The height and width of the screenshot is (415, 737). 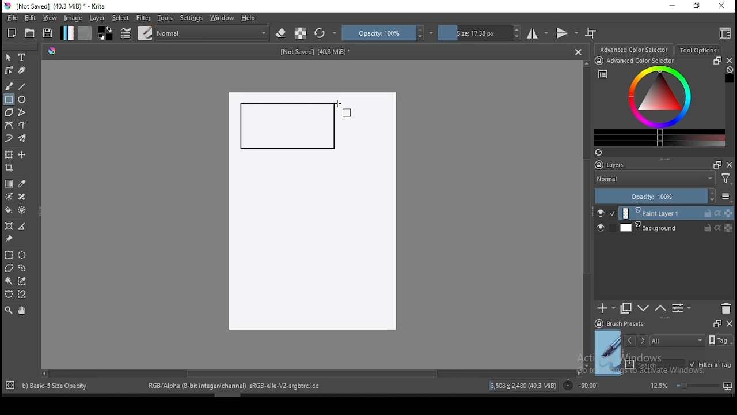 I want to click on text tool, so click(x=22, y=58).